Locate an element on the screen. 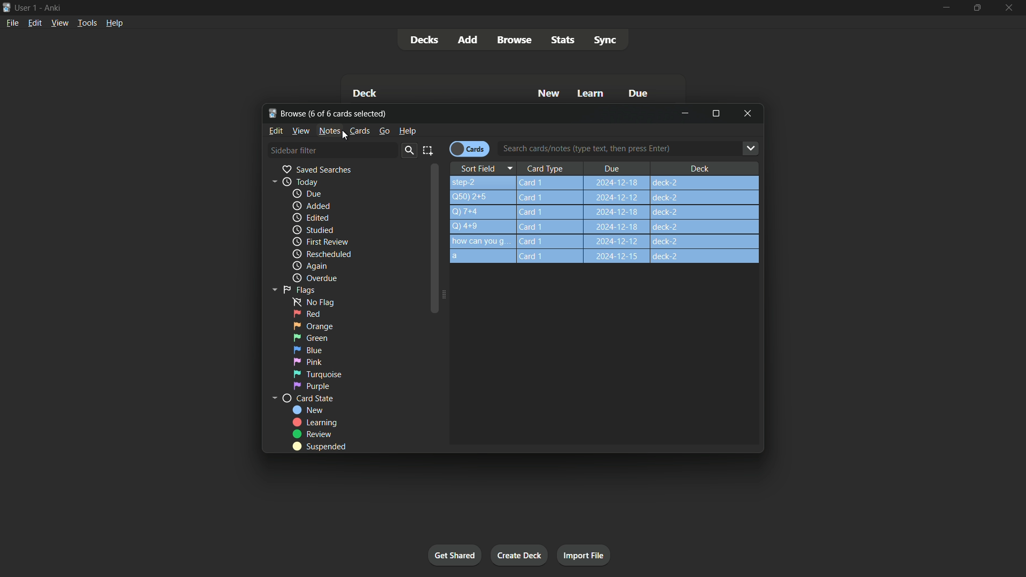 This screenshot has height=577, width=1026. due is located at coordinates (307, 194).